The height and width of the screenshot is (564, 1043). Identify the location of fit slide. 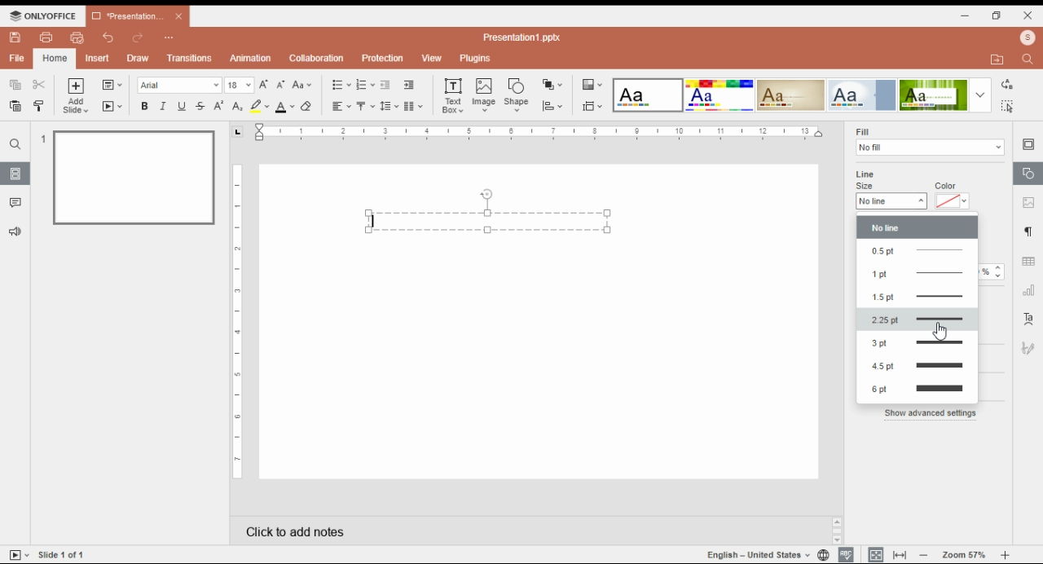
(874, 554).